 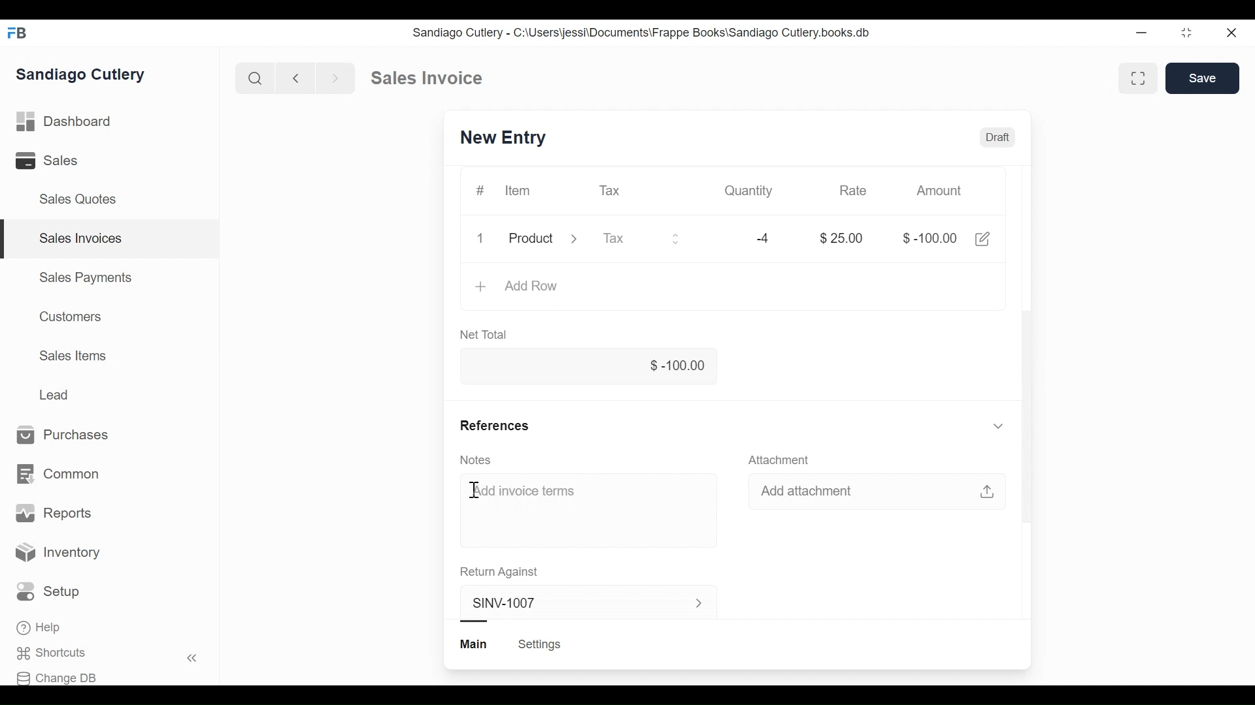 I want to click on References, so click(x=734, y=425).